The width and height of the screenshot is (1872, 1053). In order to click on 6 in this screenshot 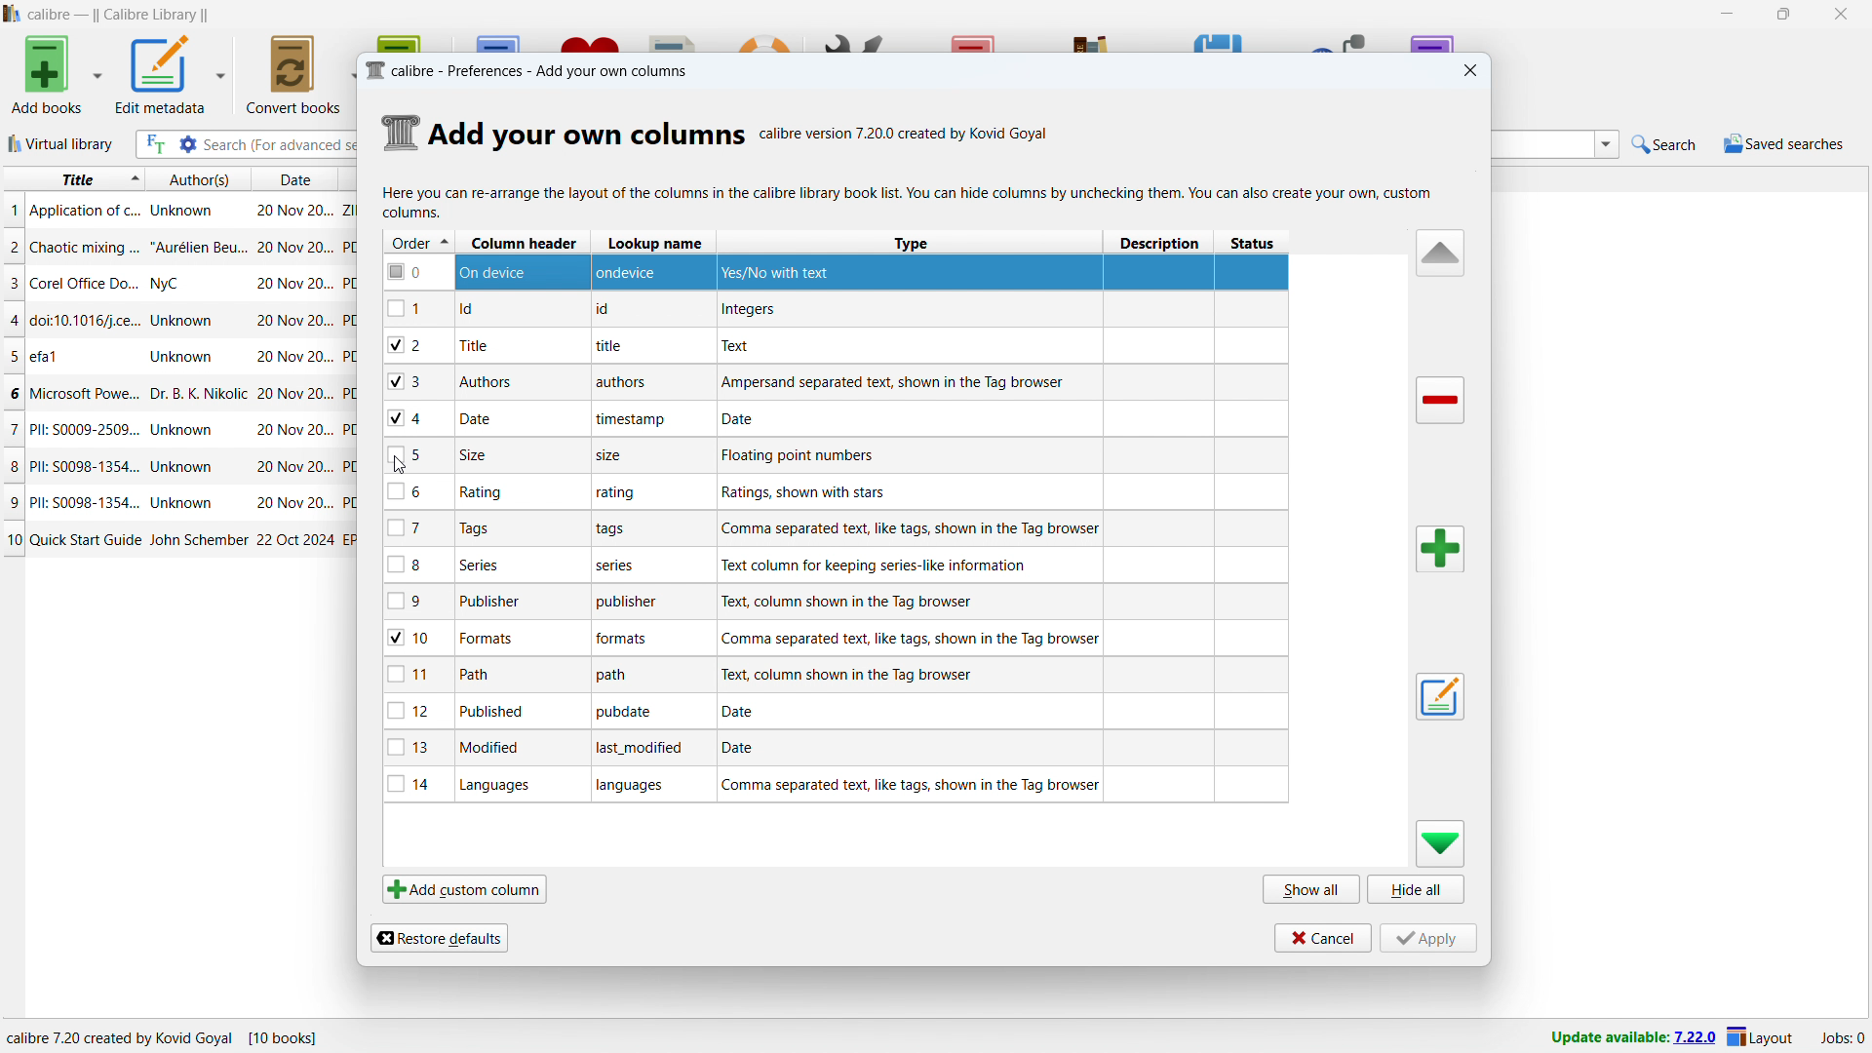, I will do `click(12, 393)`.